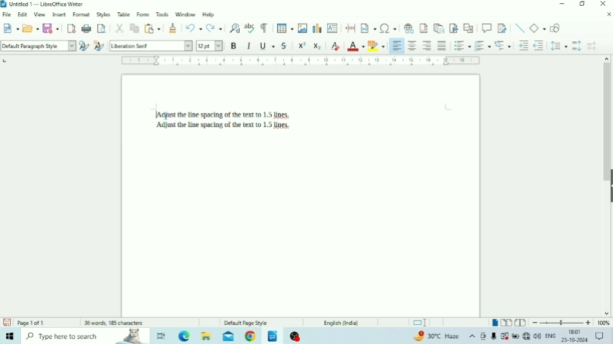 This screenshot has width=613, height=344. Describe the element at coordinates (234, 46) in the screenshot. I see `Bold` at that location.